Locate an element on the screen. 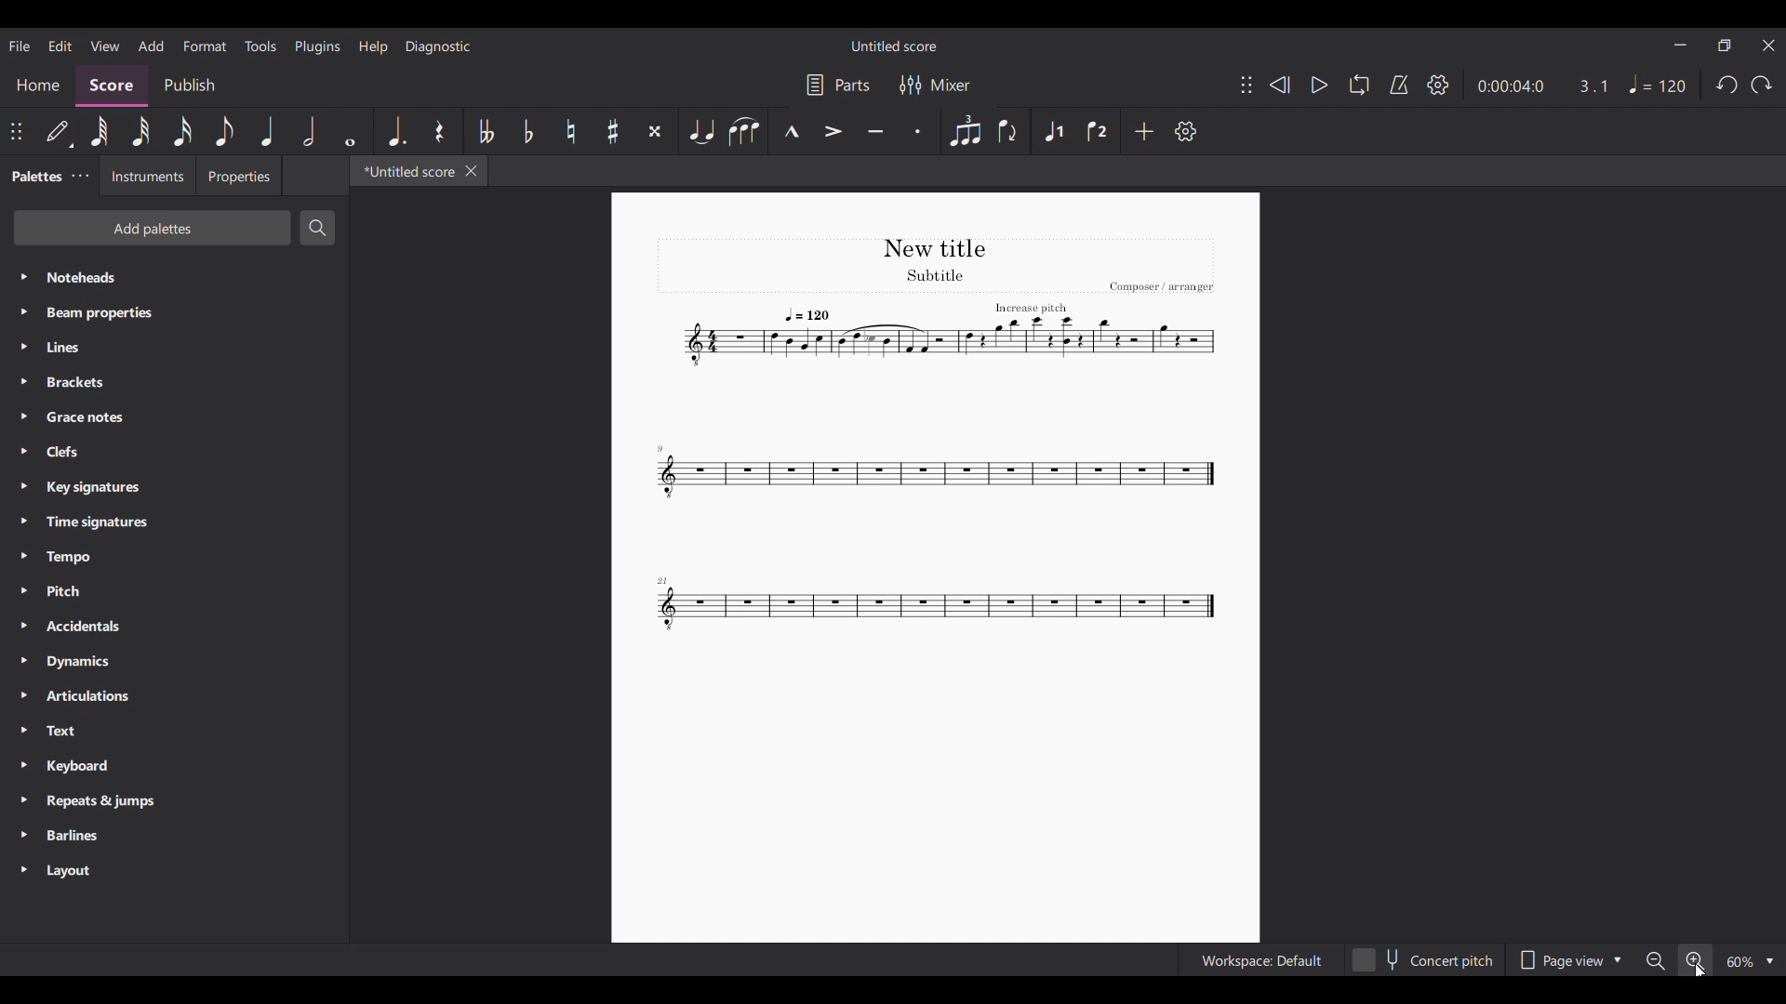 The width and height of the screenshot is (1786, 1004). Tools menu is located at coordinates (260, 46).